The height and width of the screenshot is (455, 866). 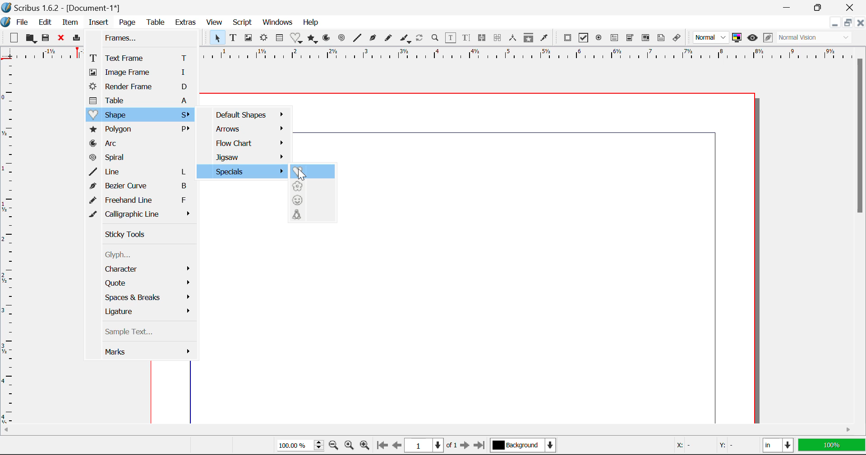 What do you see at coordinates (342, 38) in the screenshot?
I see `Spiral` at bounding box center [342, 38].